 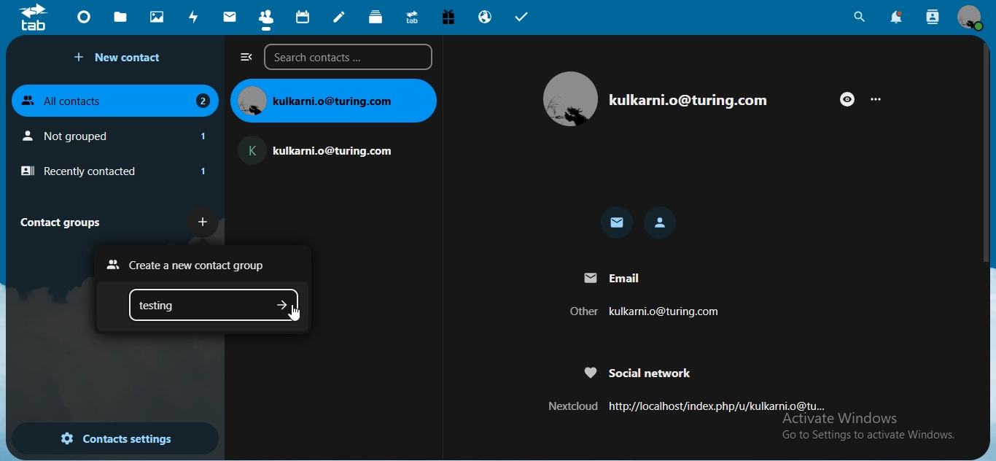 What do you see at coordinates (190, 265) in the screenshot?
I see `create a new contact group` at bounding box center [190, 265].